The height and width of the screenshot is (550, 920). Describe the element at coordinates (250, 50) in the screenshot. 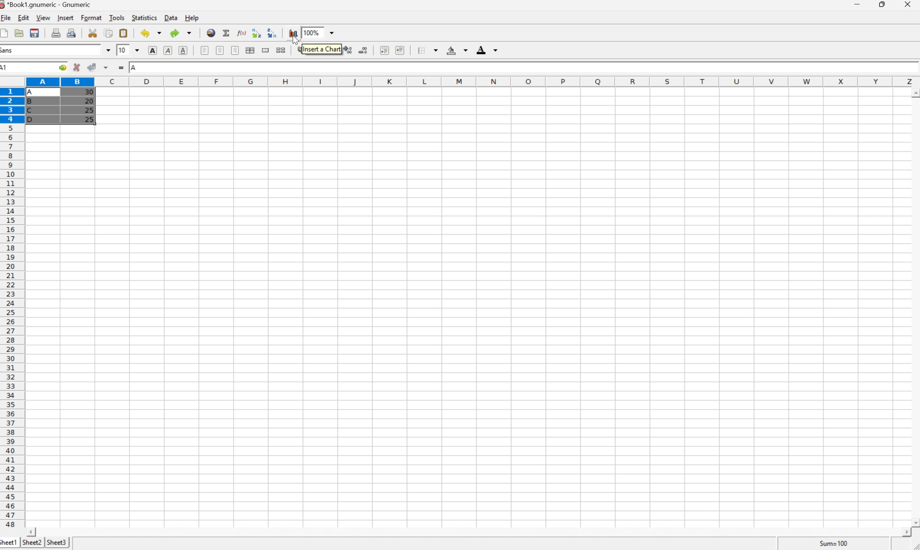

I see `Merge horizontally across the selection` at that location.